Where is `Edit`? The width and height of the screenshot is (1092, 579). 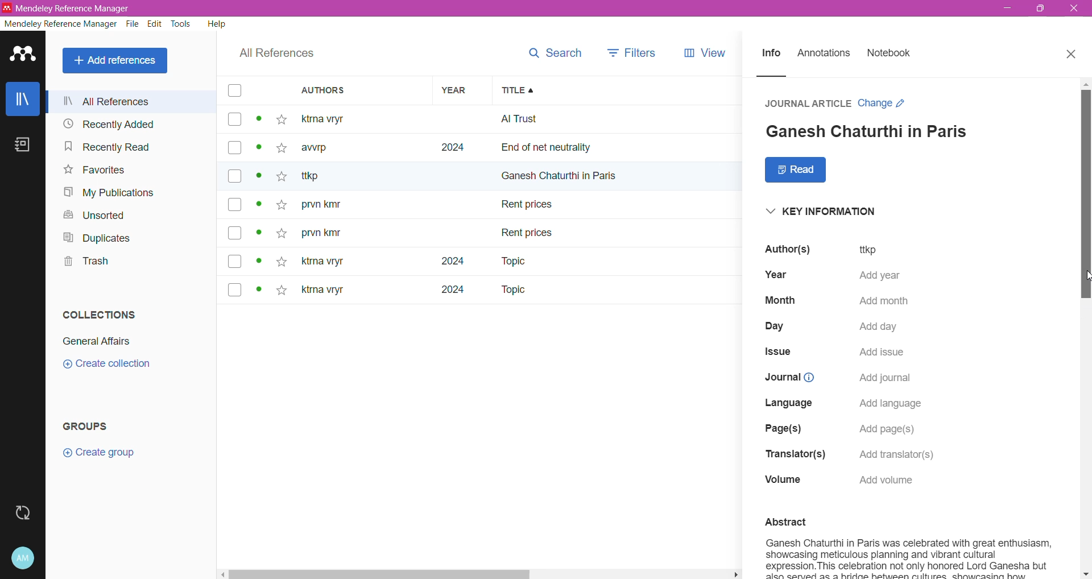 Edit is located at coordinates (155, 24).